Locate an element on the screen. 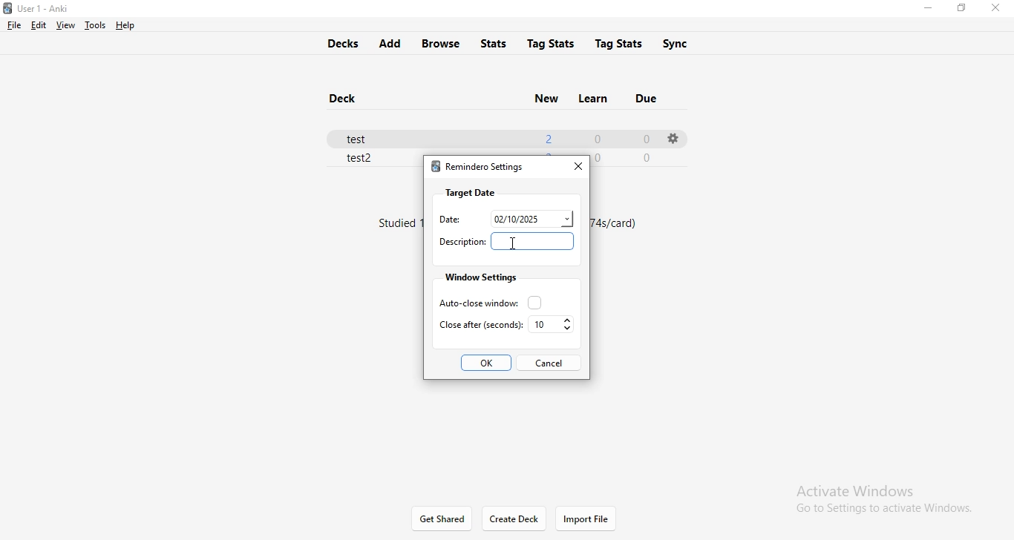  settings is located at coordinates (672, 138).